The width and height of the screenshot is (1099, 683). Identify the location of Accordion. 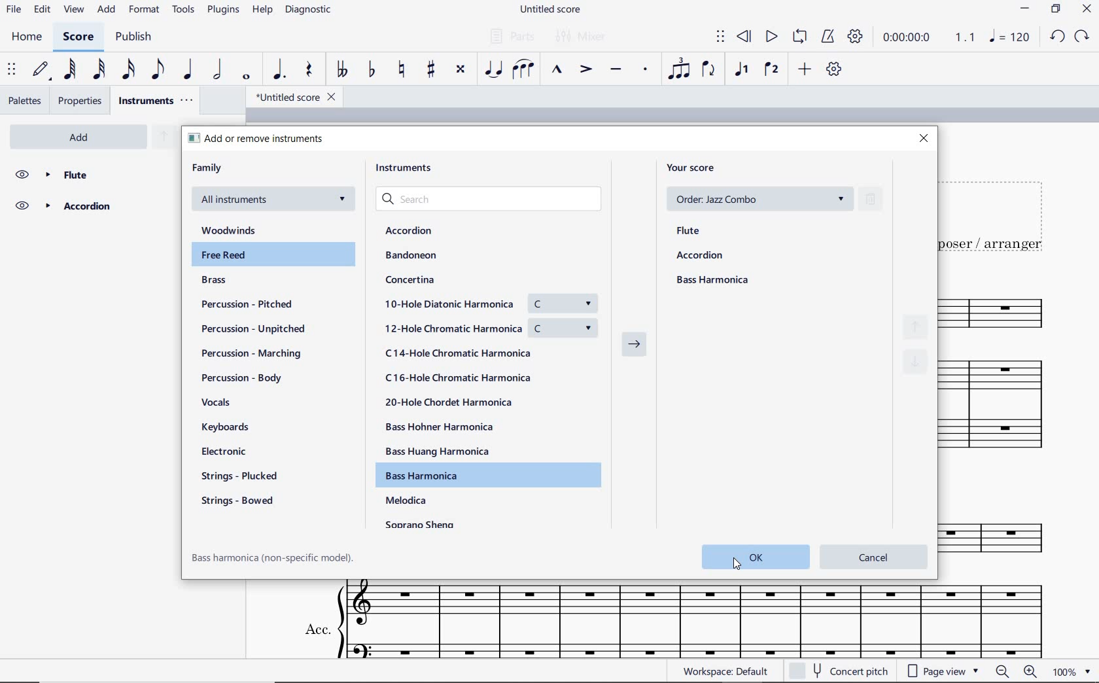
(90, 207).